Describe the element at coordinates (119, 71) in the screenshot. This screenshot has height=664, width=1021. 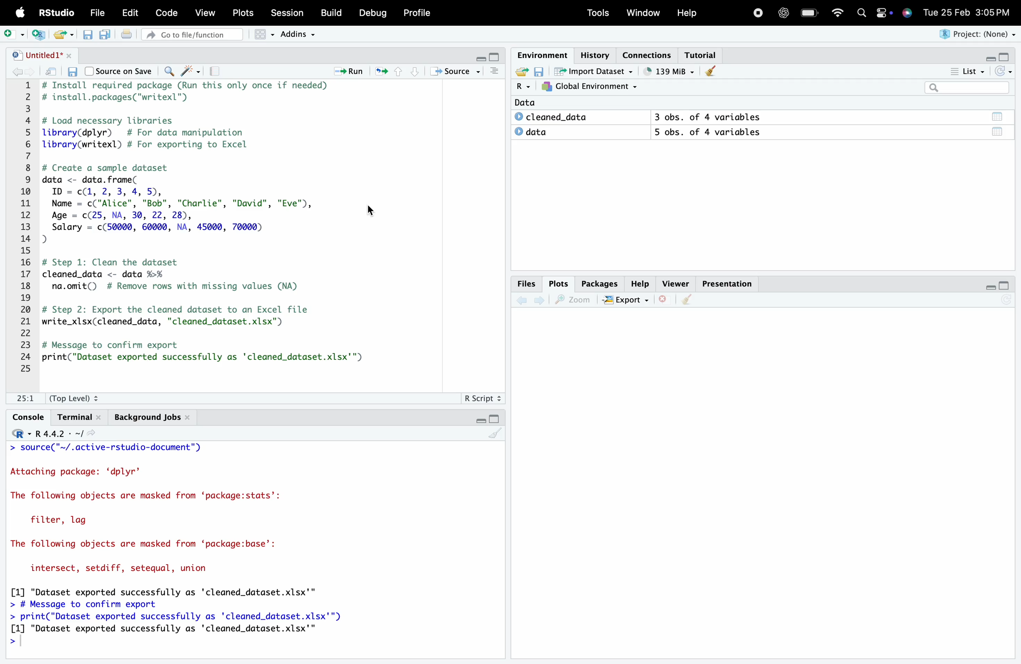
I see `Source on Save` at that location.